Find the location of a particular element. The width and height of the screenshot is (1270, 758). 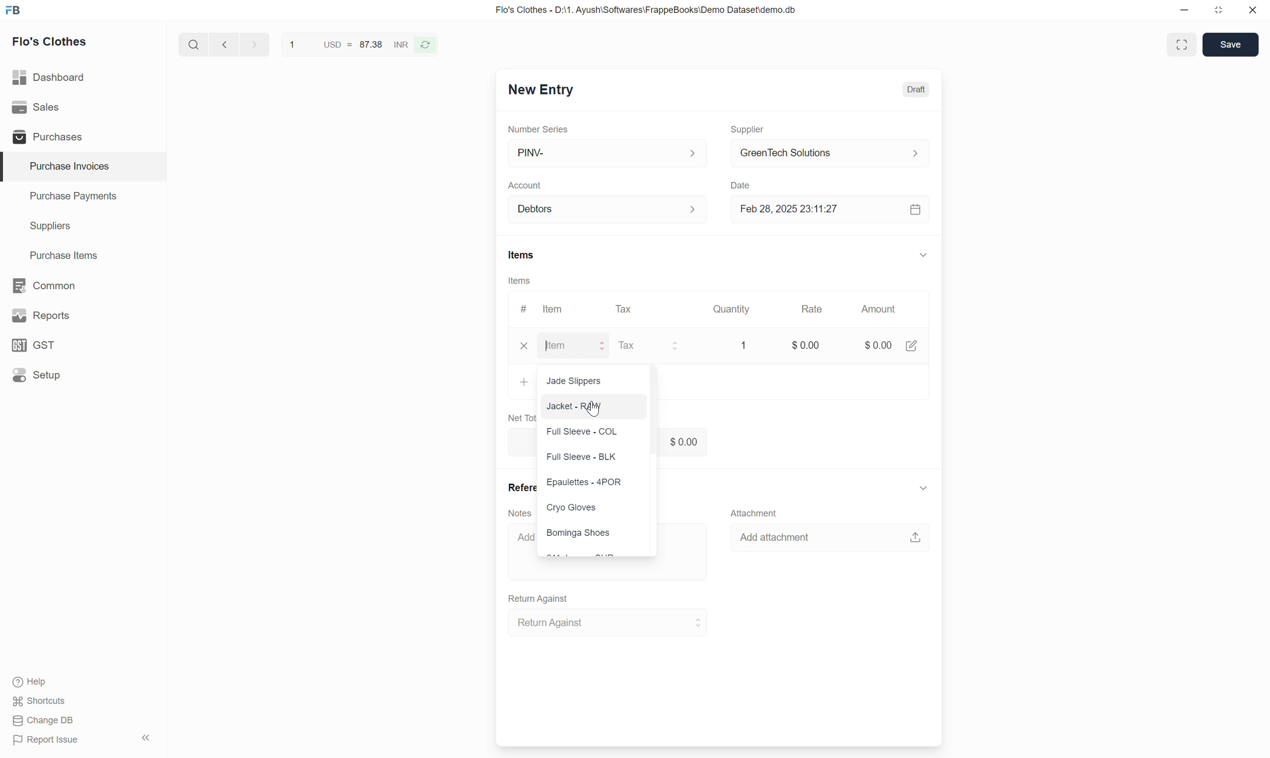

Flo's Clothes - D:\1. Ayush\Softwares\FrappeBooks\Demo Dataset\demo.db is located at coordinates (646, 10).